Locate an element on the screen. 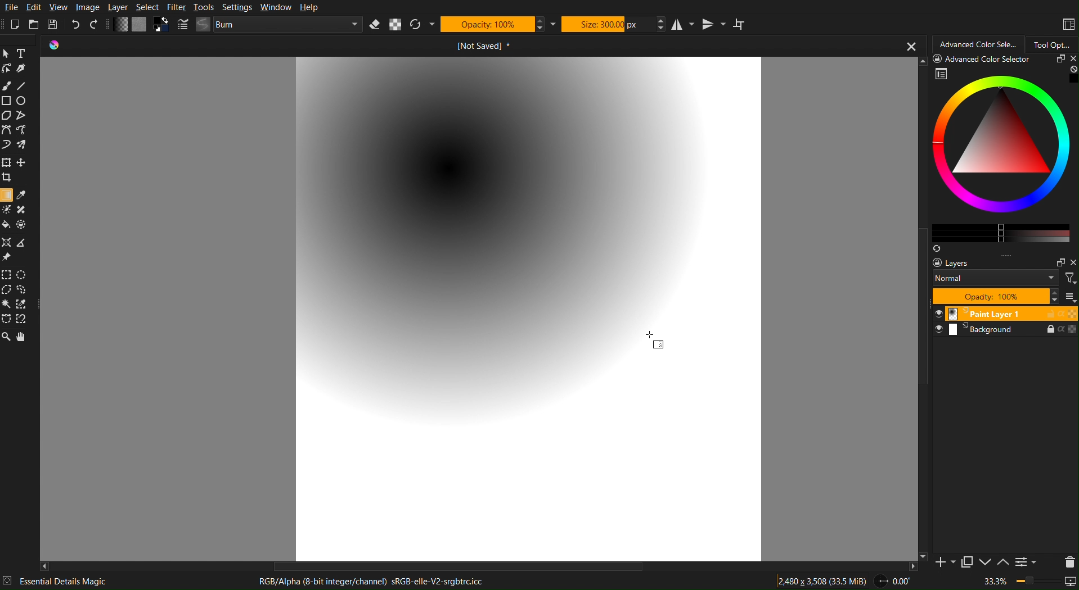 The image size is (1079, 590). Size is located at coordinates (606, 23).